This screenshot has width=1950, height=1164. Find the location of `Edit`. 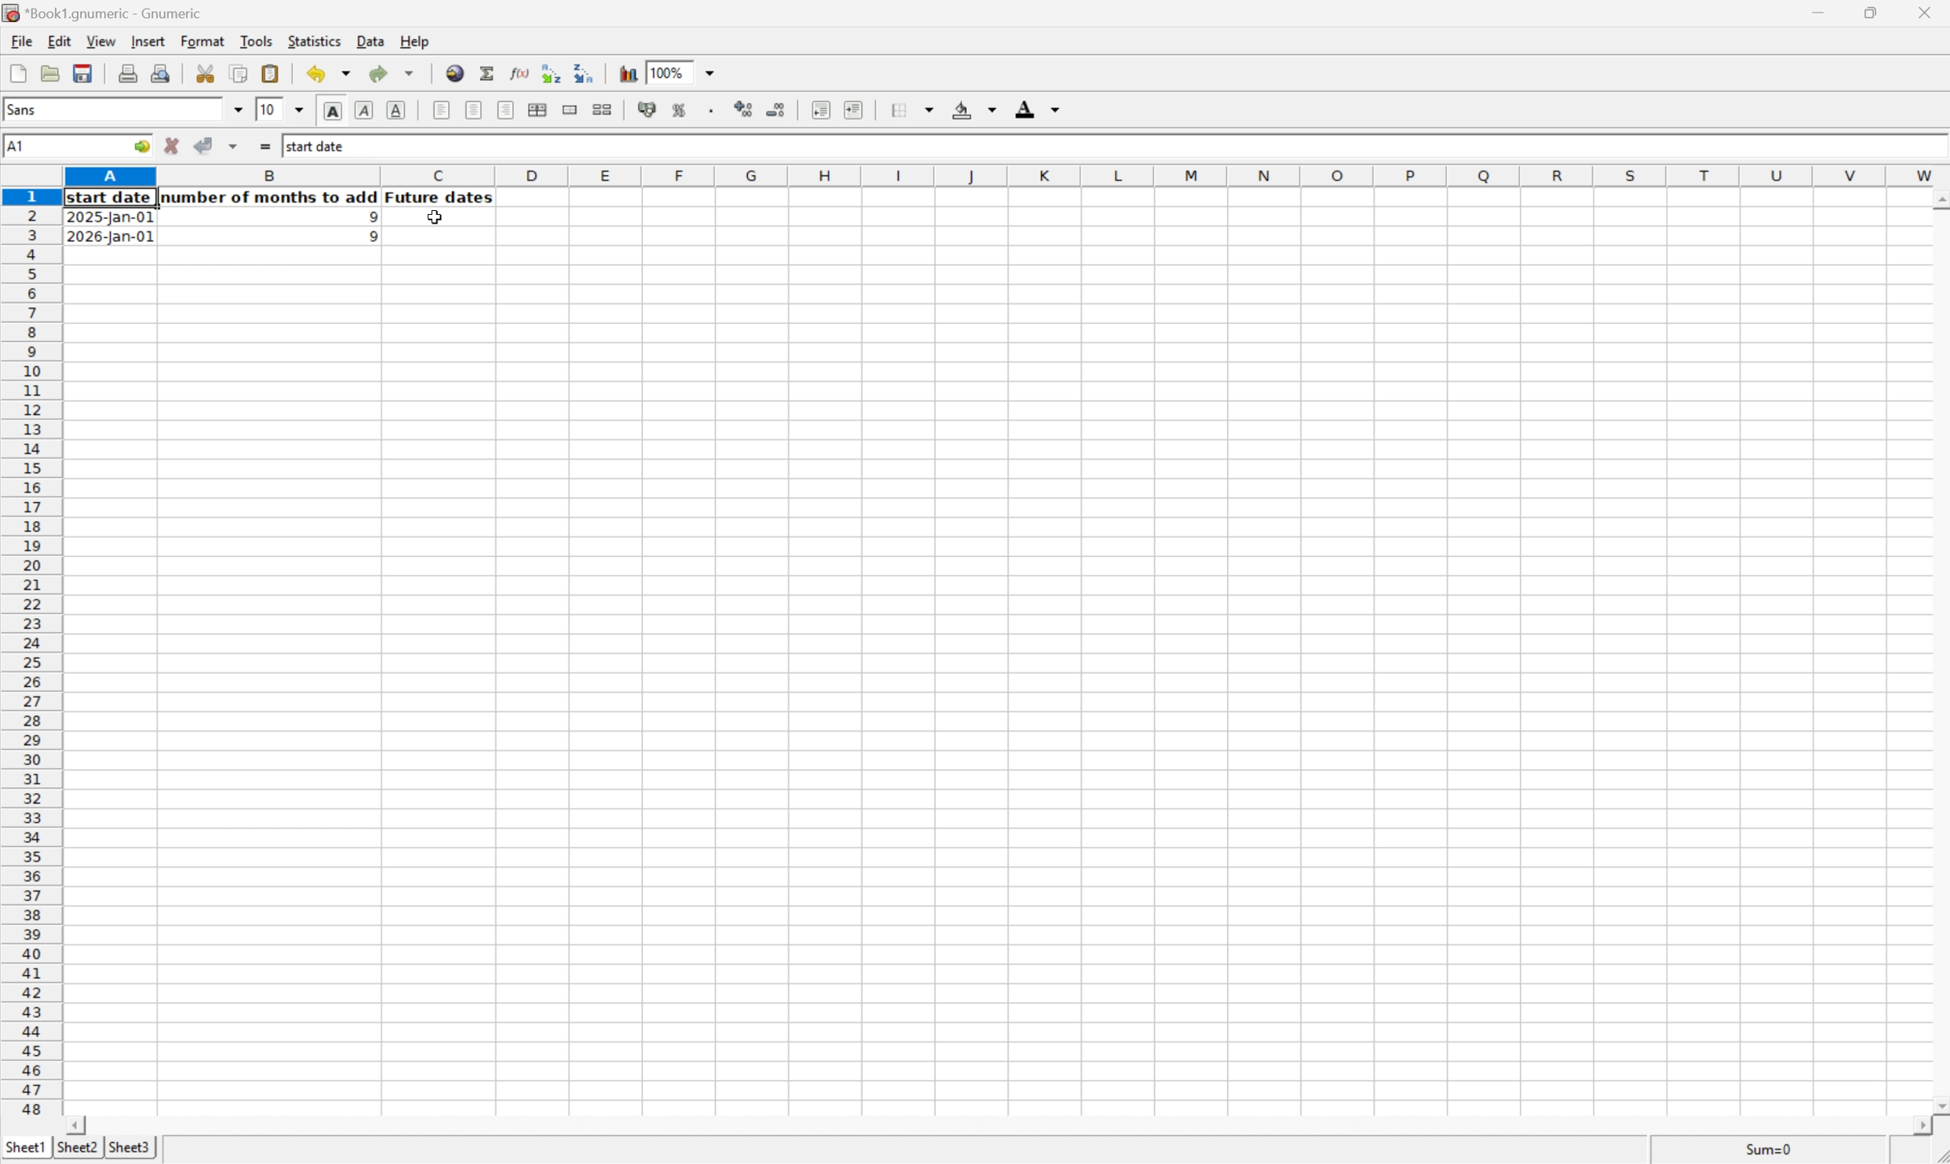

Edit is located at coordinates (60, 40).